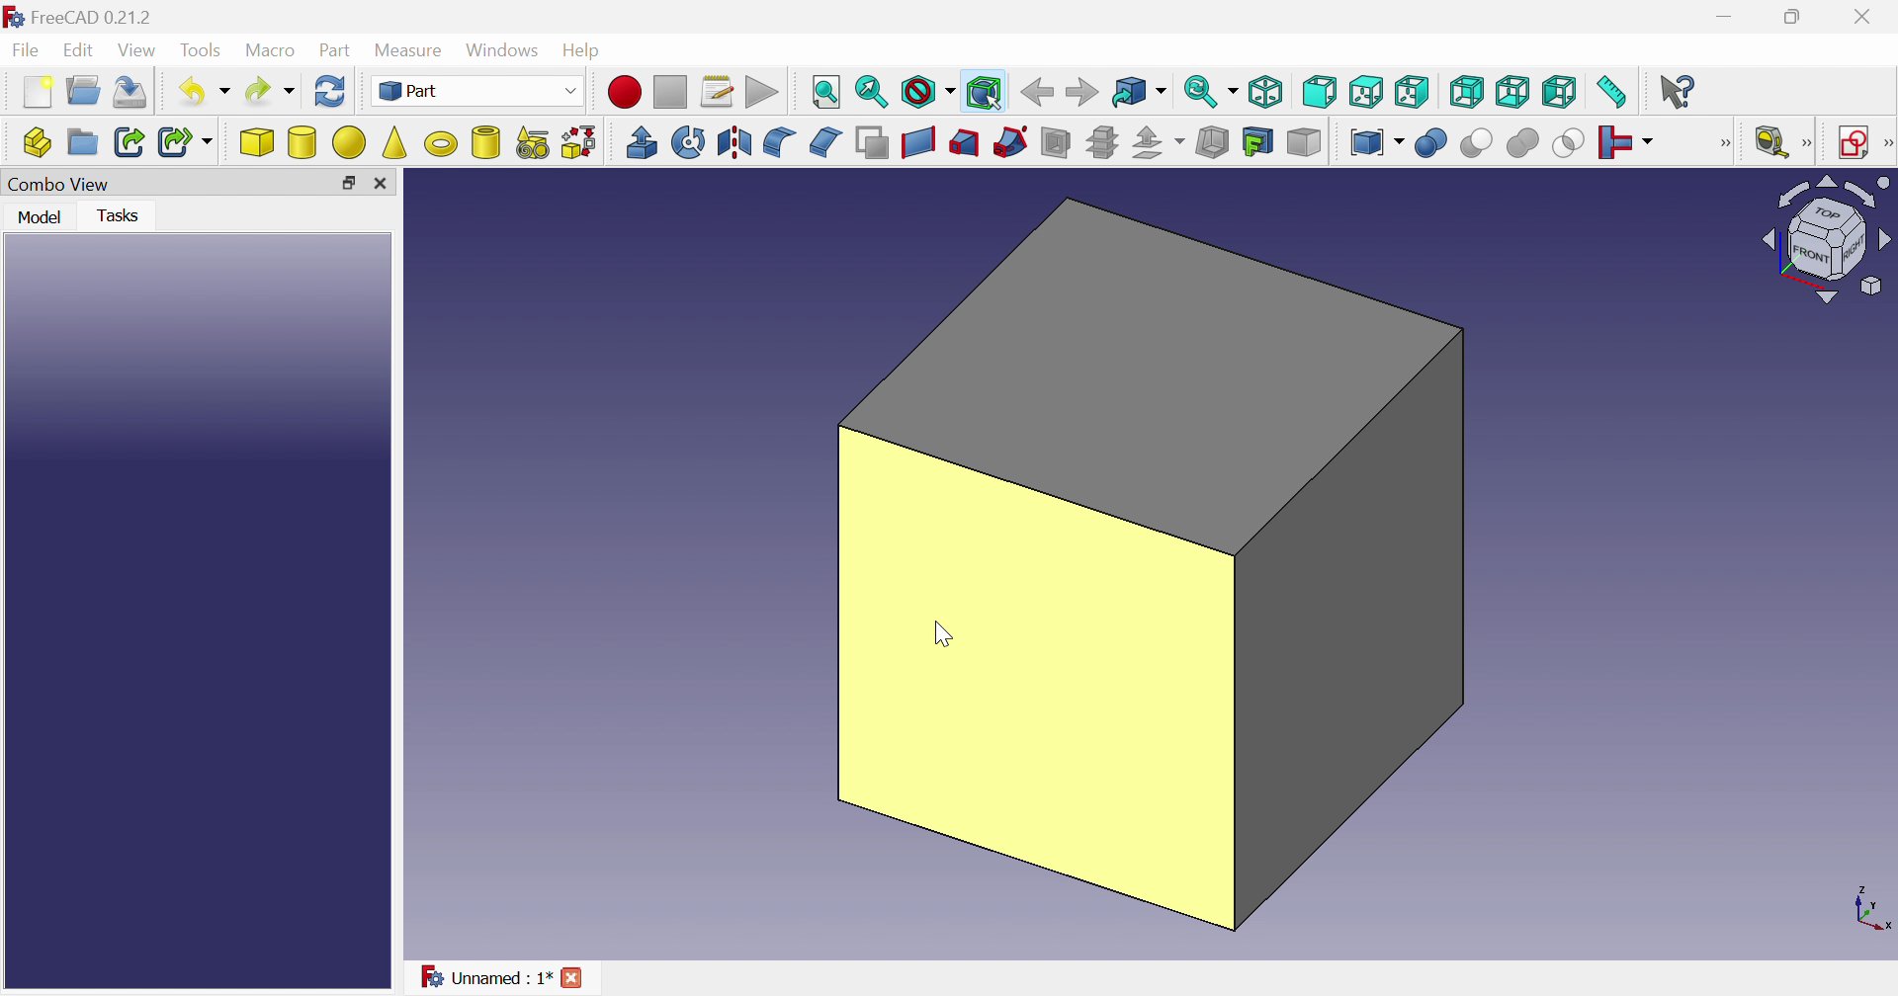  What do you see at coordinates (1104, 142) in the screenshot?
I see `` at bounding box center [1104, 142].